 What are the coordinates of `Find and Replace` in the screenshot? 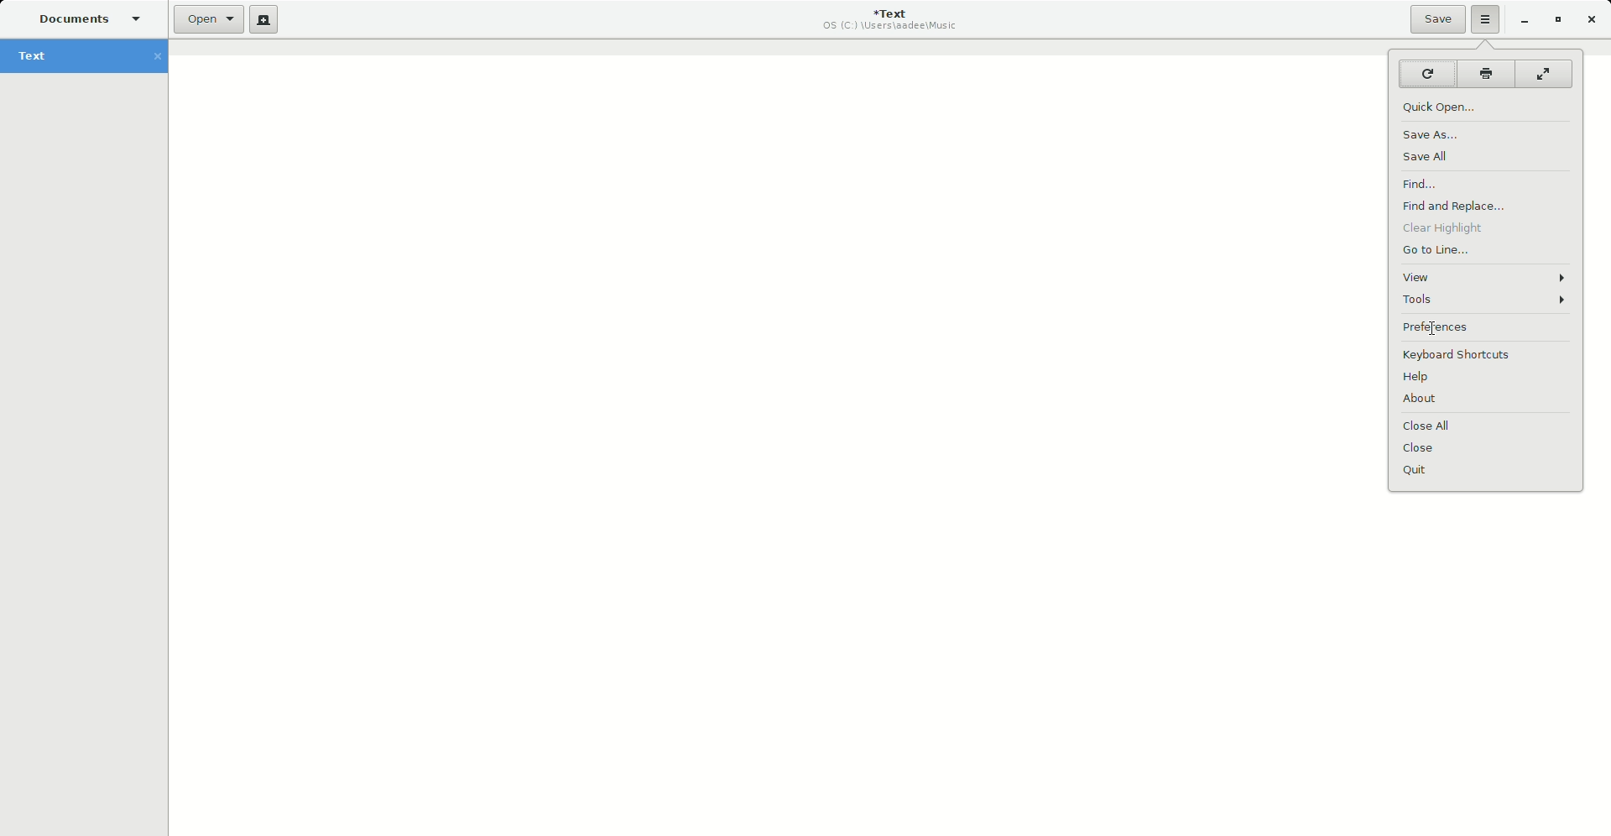 It's located at (1453, 206).